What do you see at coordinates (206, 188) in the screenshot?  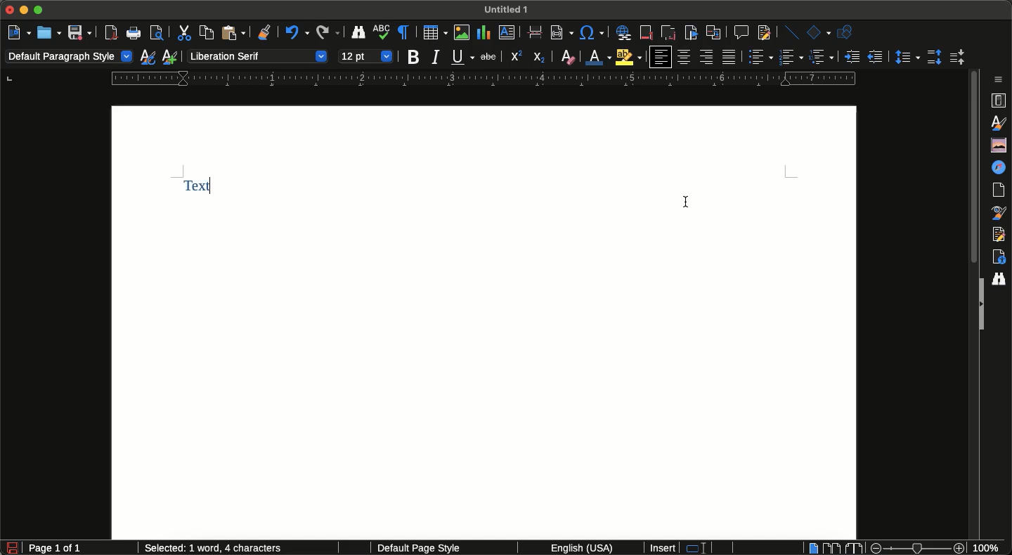 I see `Text in blue font color` at bounding box center [206, 188].